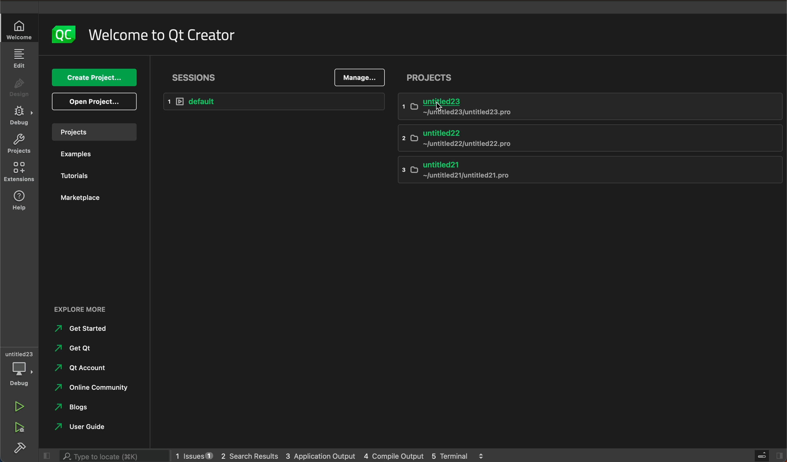 The width and height of the screenshot is (787, 462). Describe the element at coordinates (21, 367) in the screenshot. I see `debug` at that location.